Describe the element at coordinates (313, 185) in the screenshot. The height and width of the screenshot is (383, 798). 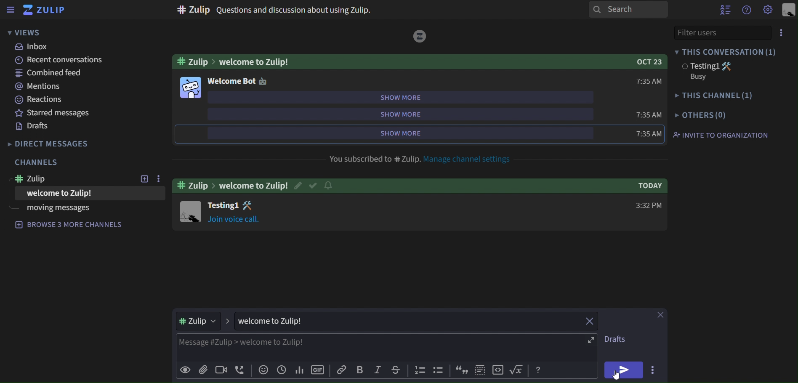
I see `Read` at that location.